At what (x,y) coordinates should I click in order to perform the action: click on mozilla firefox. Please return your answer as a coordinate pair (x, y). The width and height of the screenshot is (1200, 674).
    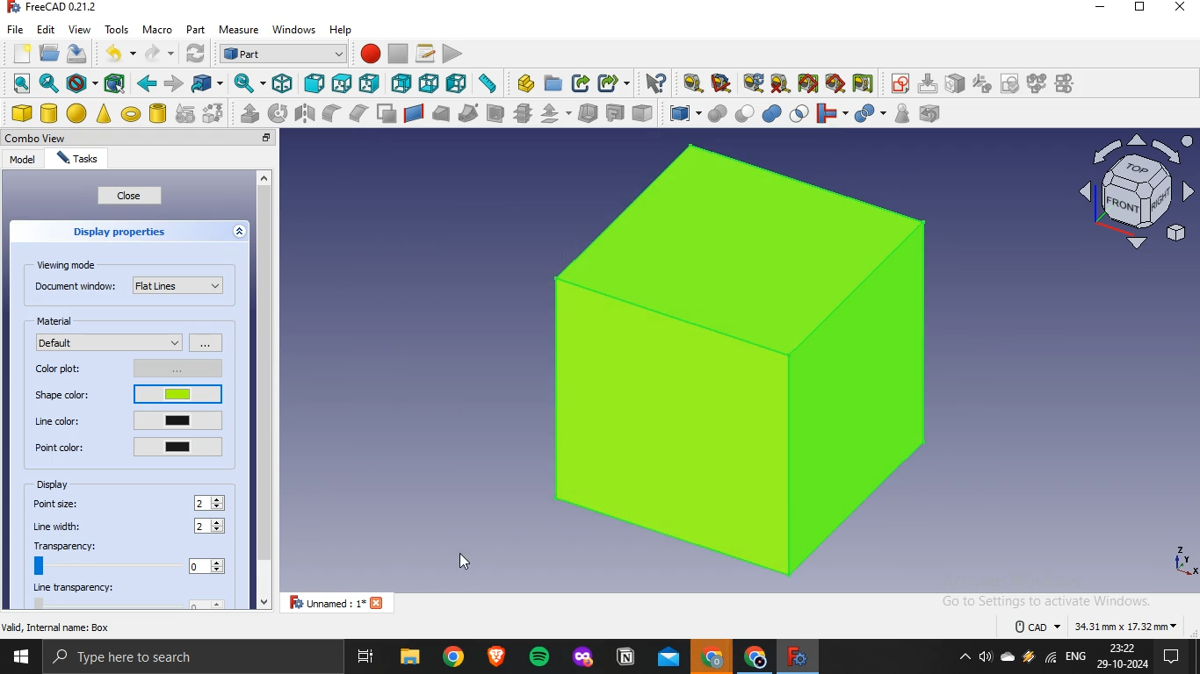
    Looking at the image, I should click on (583, 659).